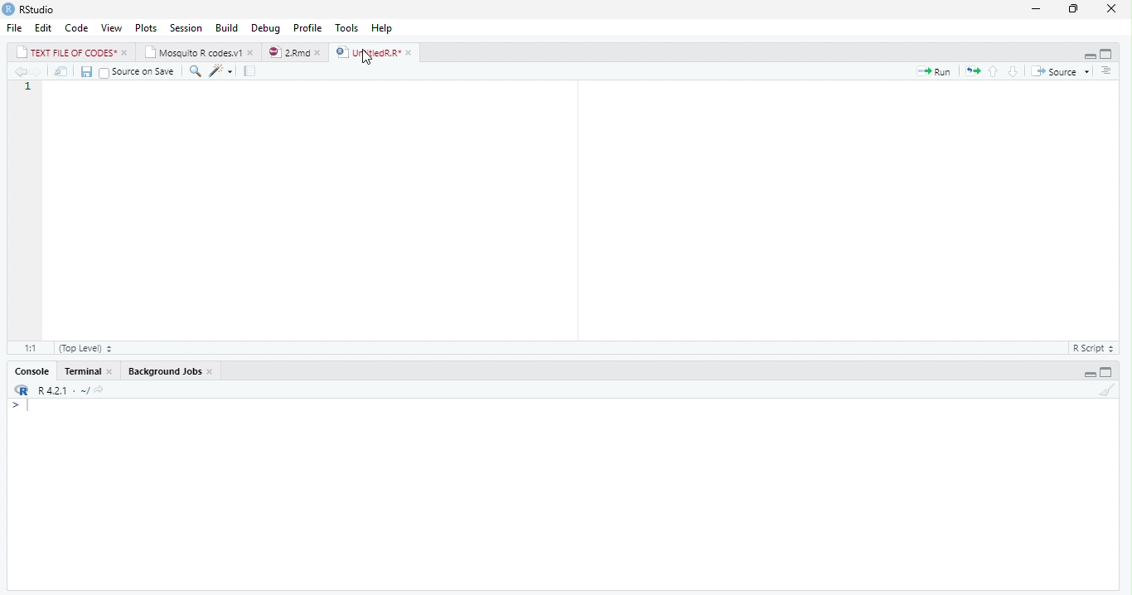 The height and width of the screenshot is (595, 1132). I want to click on Clear, so click(1105, 389).